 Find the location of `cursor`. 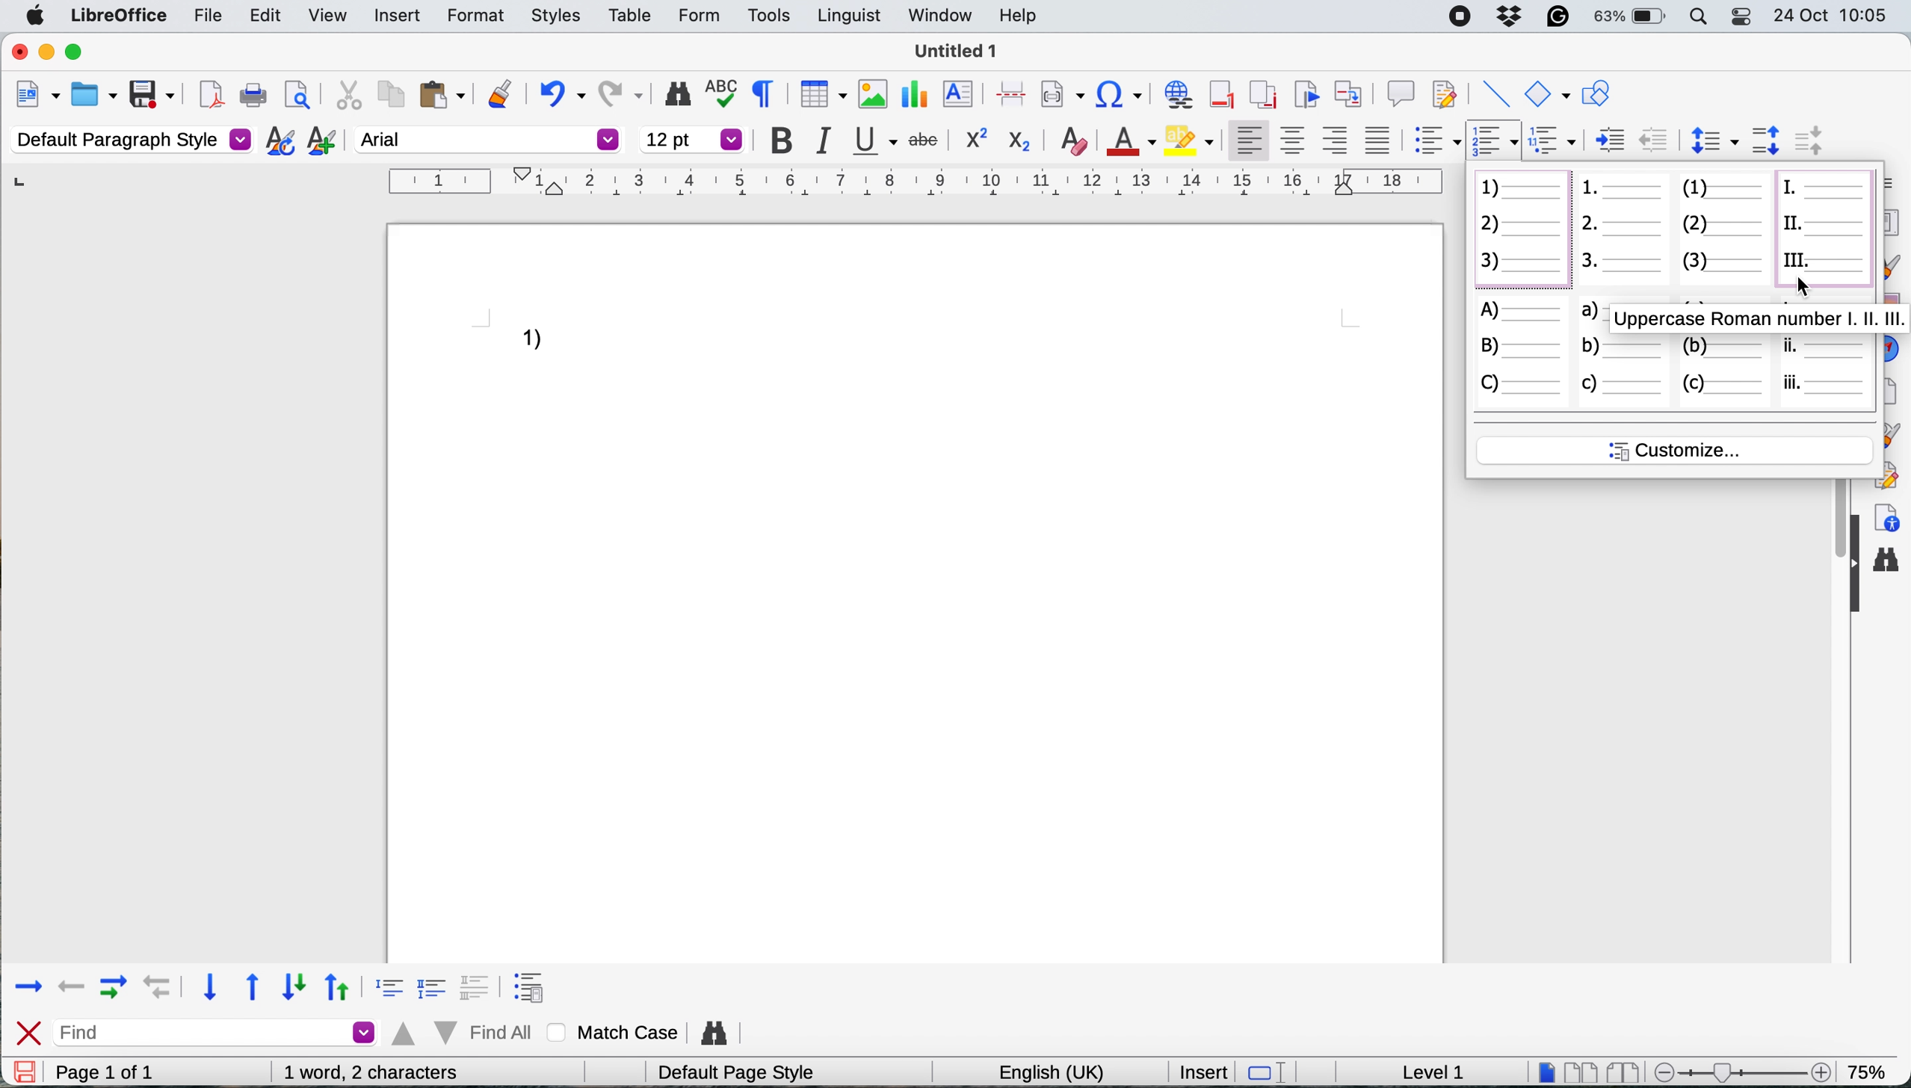

cursor is located at coordinates (1803, 285).